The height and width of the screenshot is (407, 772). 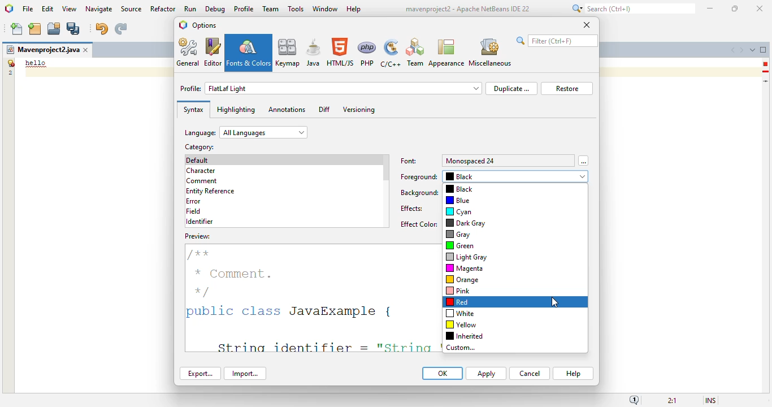 I want to click on default, so click(x=198, y=160).